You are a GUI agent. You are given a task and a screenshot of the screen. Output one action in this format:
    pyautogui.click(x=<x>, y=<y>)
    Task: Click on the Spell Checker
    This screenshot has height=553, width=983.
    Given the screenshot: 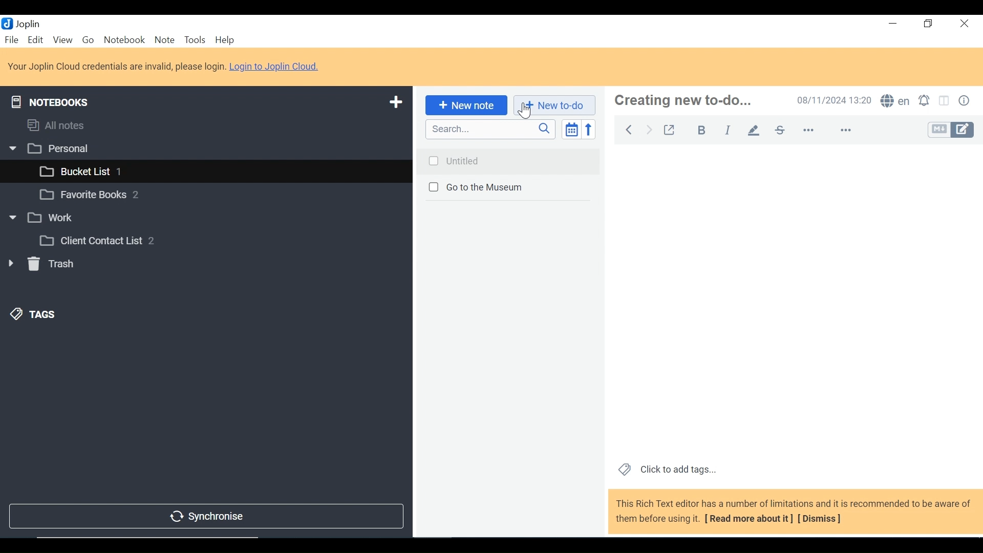 What is the action you would take?
    pyautogui.click(x=896, y=101)
    